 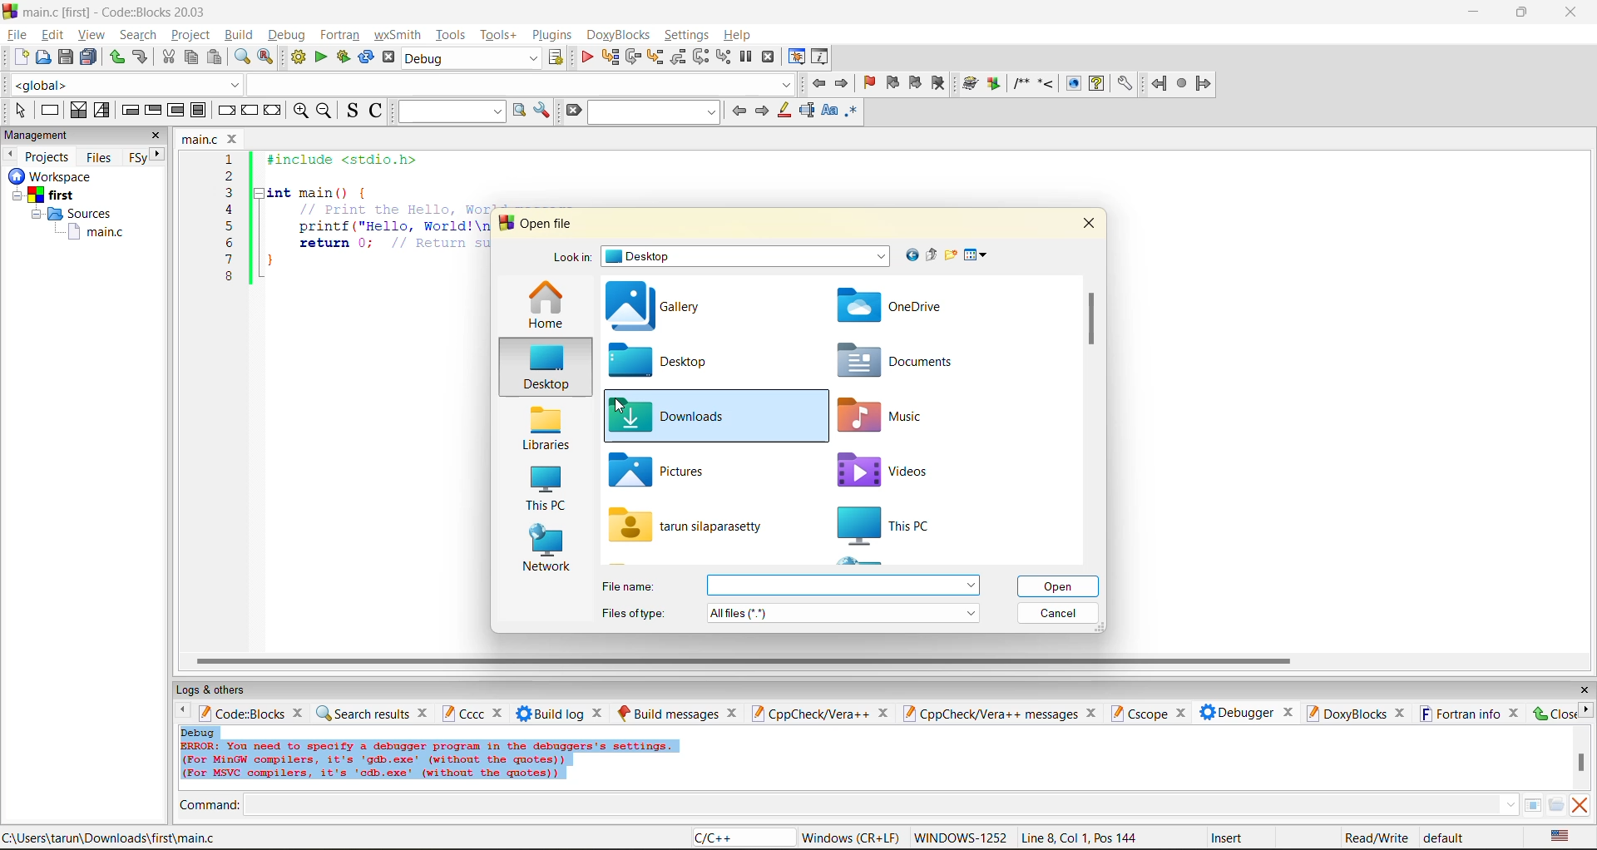 What do you see at coordinates (621, 407) in the screenshot?
I see `cursor` at bounding box center [621, 407].